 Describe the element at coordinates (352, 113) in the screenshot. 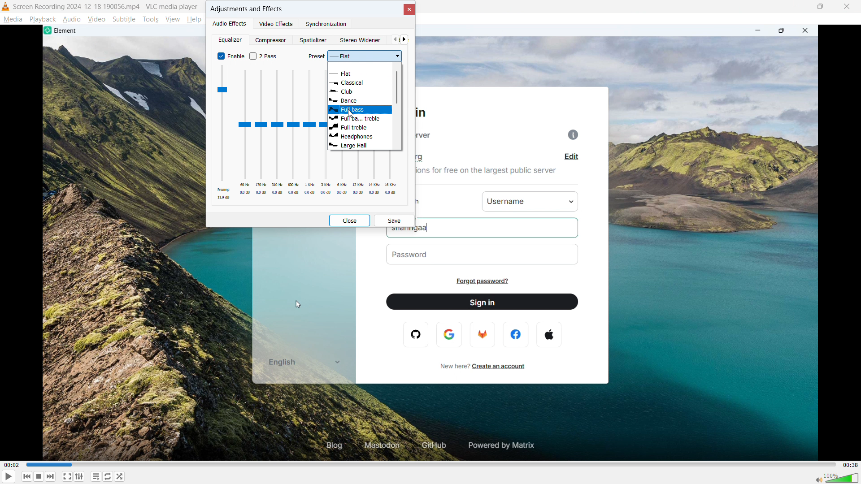

I see `Cursor` at that location.